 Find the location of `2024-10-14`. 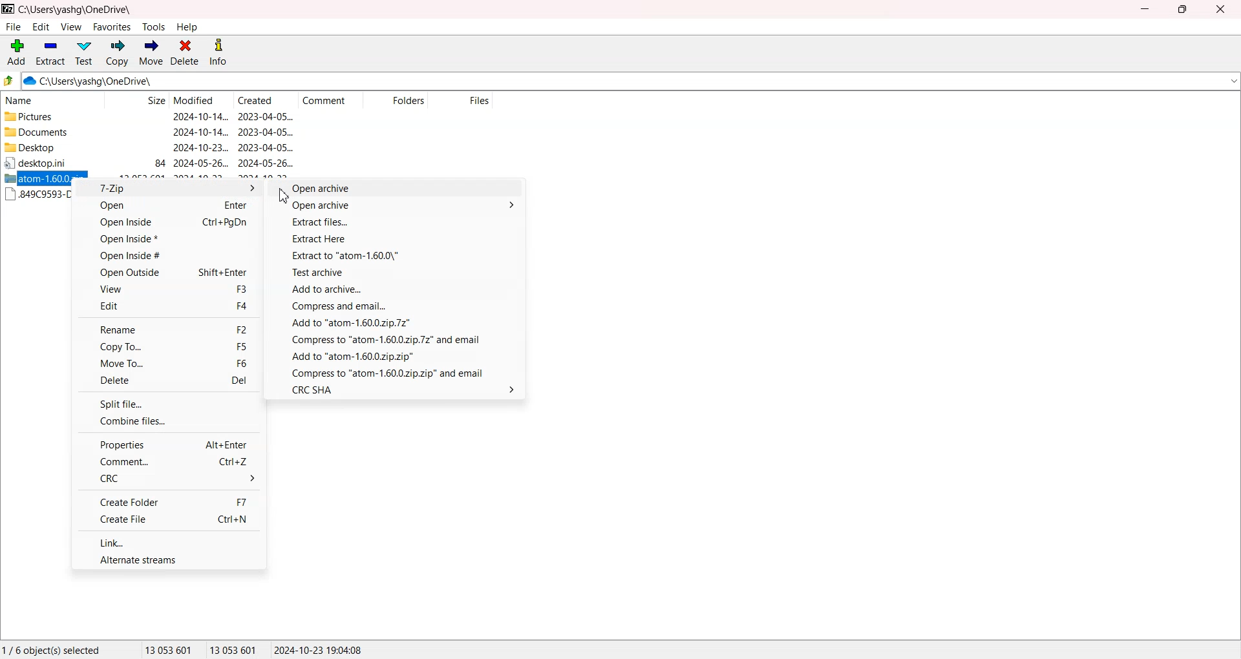

2024-10-14 is located at coordinates (200, 116).